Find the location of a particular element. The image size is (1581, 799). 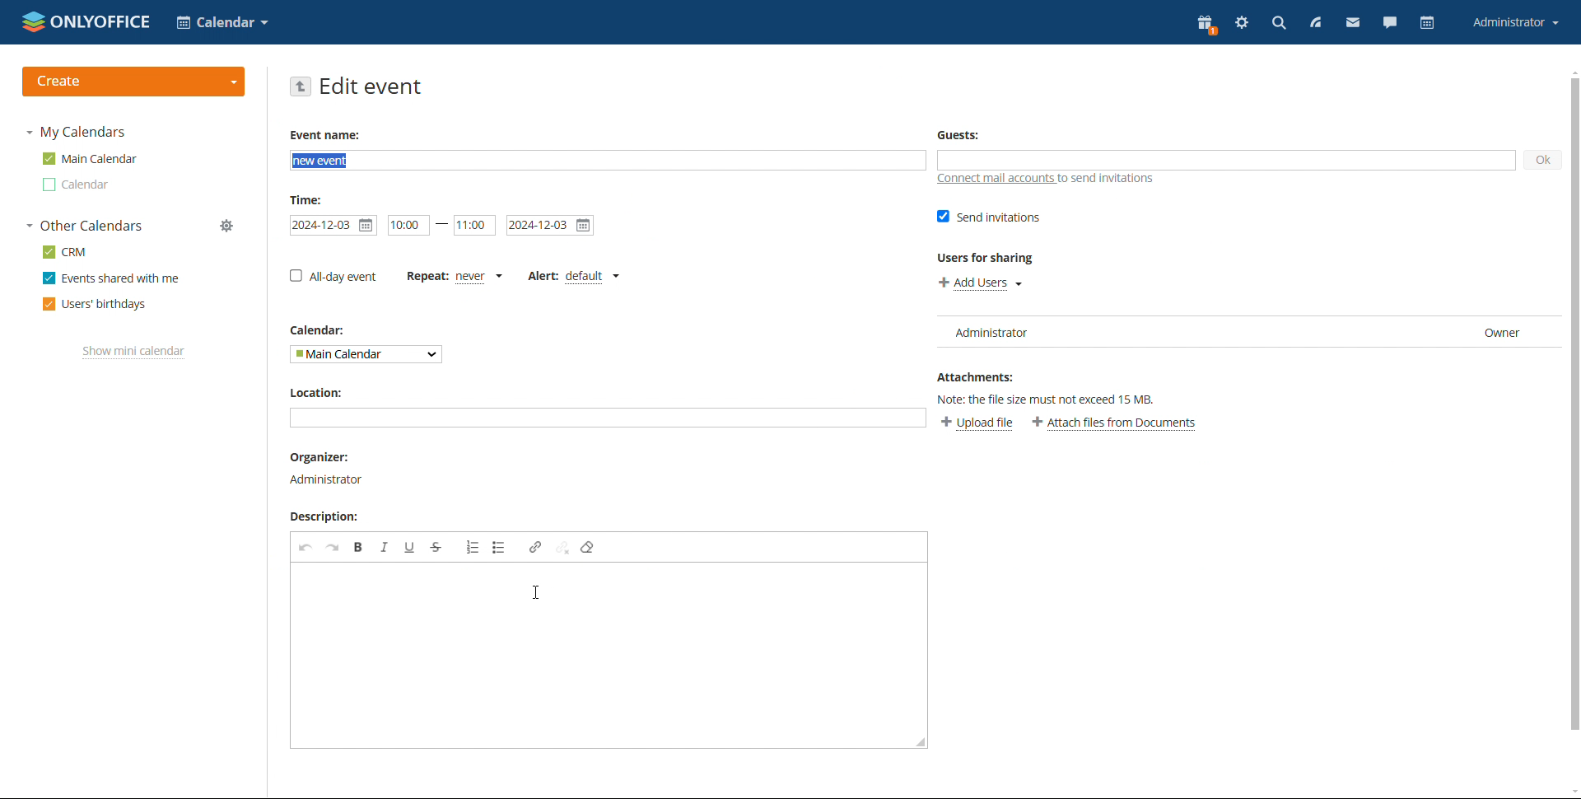

scrollbar is located at coordinates (1575, 404).